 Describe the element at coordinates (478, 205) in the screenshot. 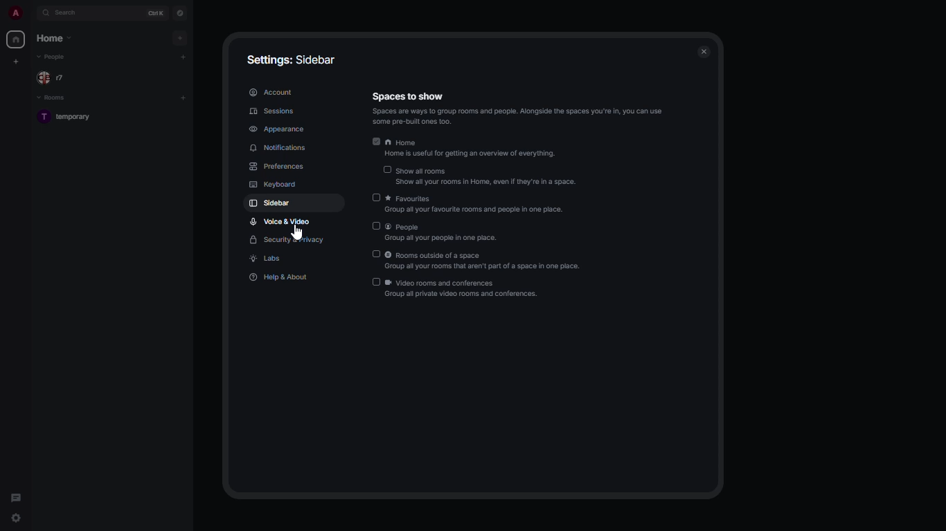

I see `favorites` at that location.